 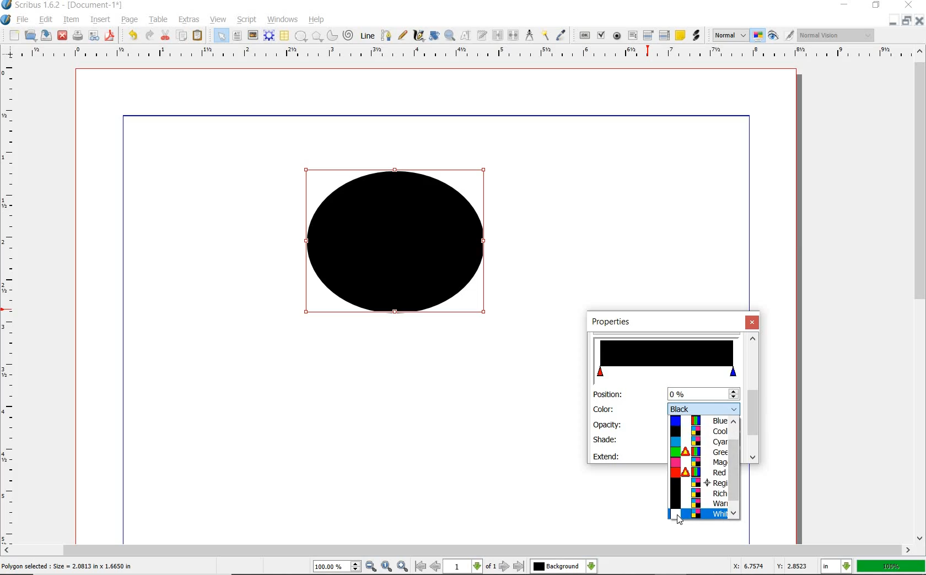 I want to click on color, so click(x=604, y=409).